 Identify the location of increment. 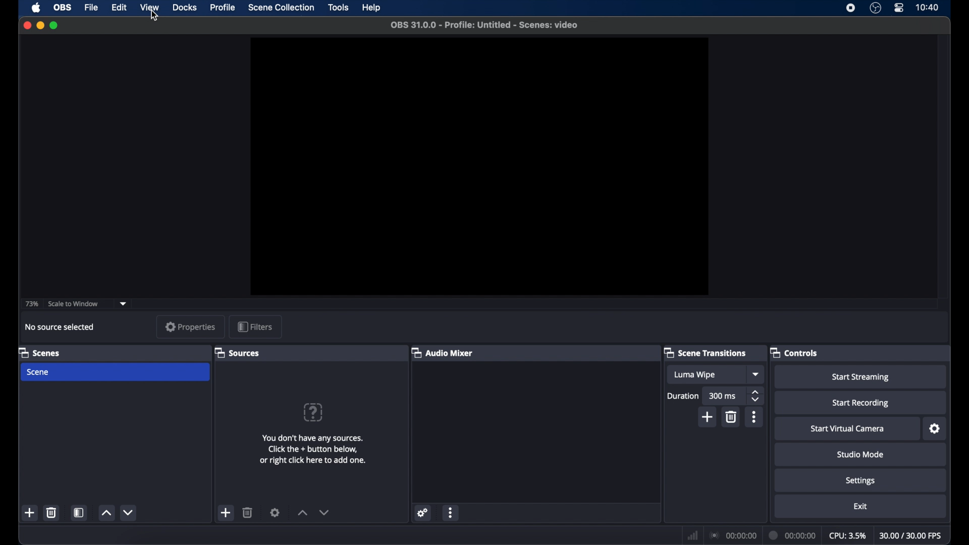
(106, 513).